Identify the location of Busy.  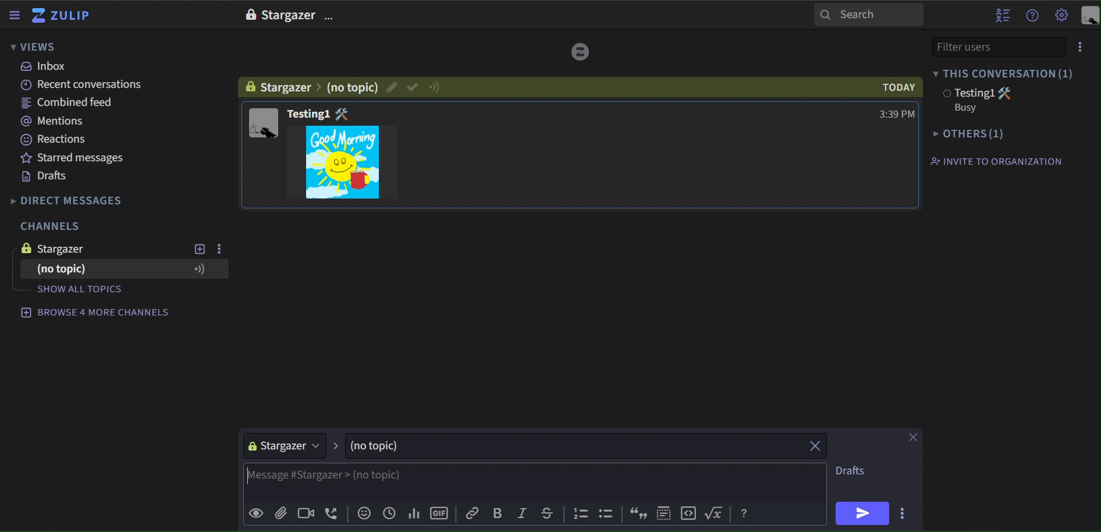
(964, 107).